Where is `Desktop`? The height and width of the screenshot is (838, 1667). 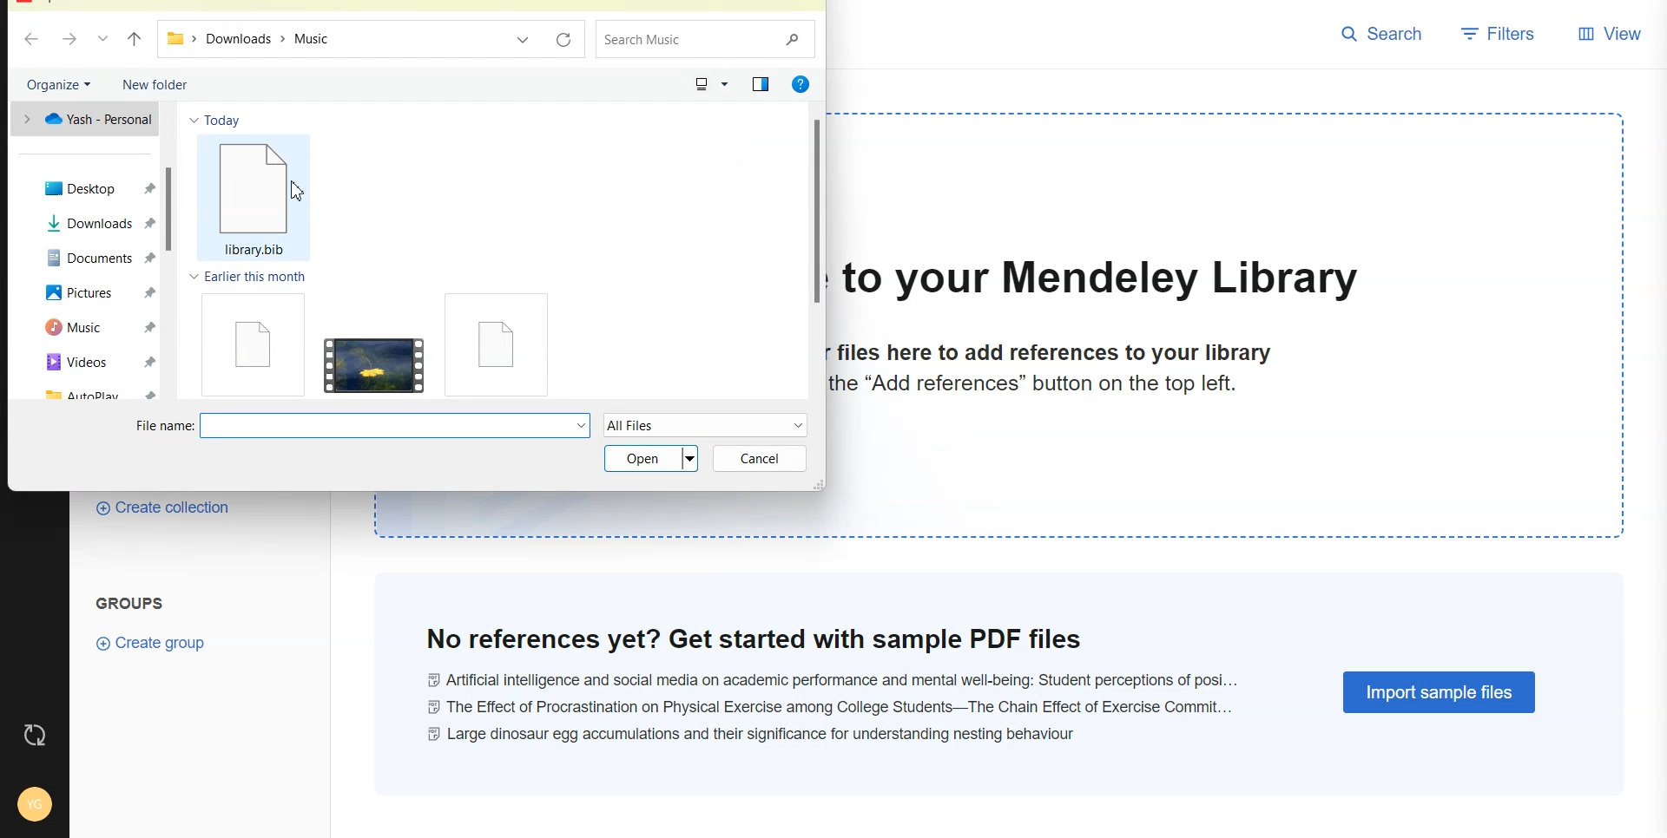
Desktop is located at coordinates (83, 187).